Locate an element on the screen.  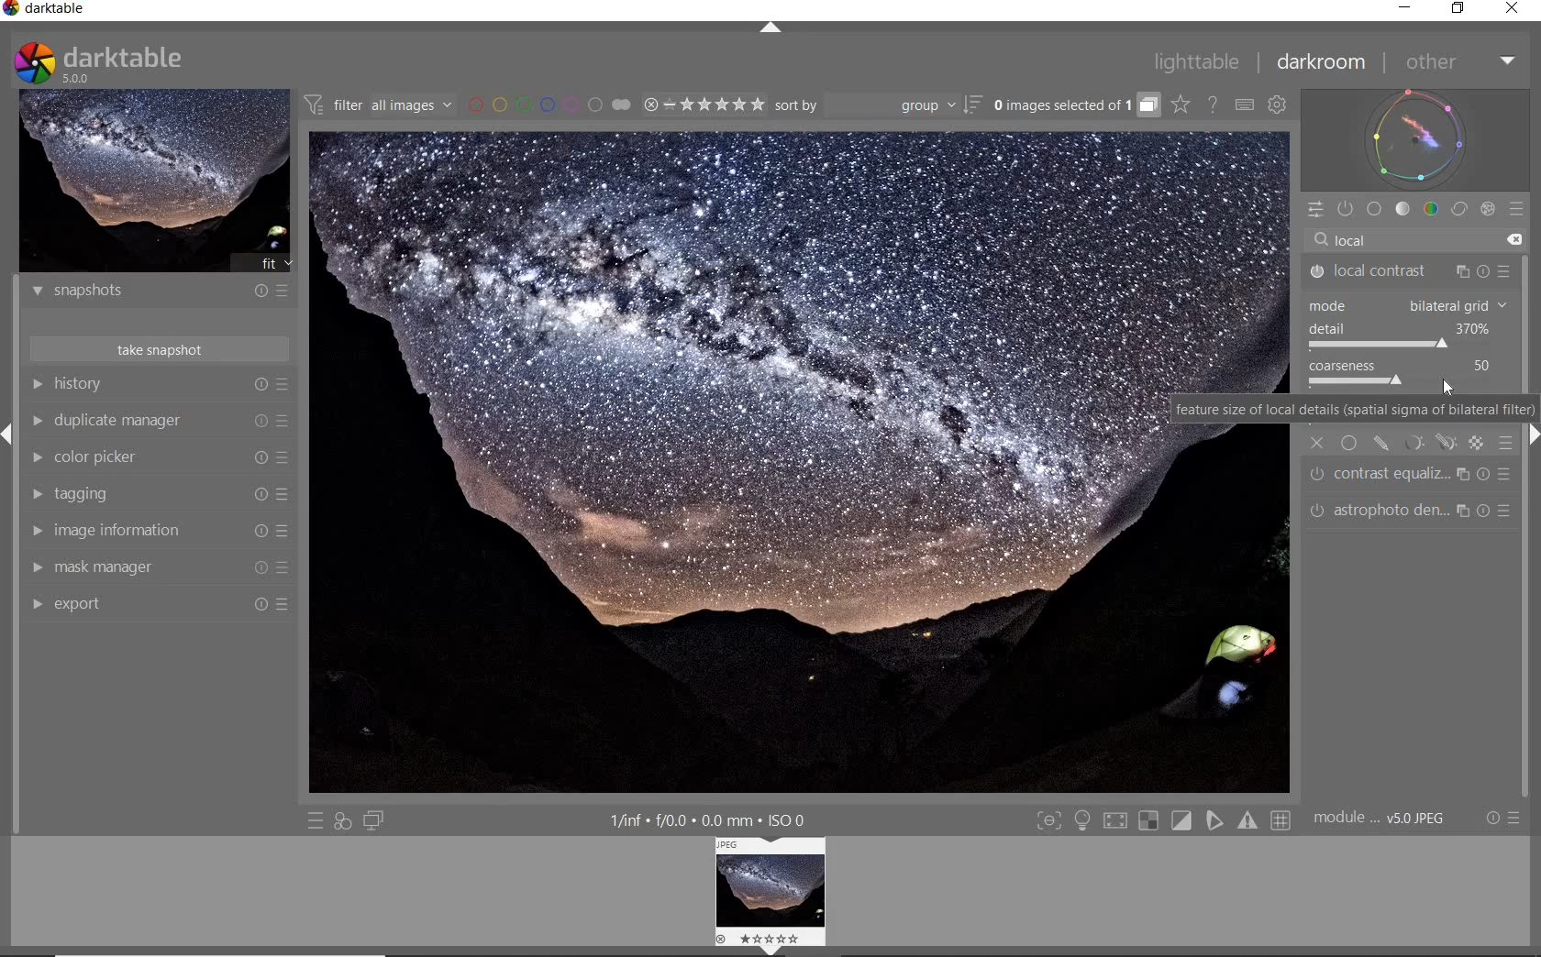
CLICK TO CHANGE THE OVERLAYS SHOWN ON THUMBNAILS is located at coordinates (1181, 105).